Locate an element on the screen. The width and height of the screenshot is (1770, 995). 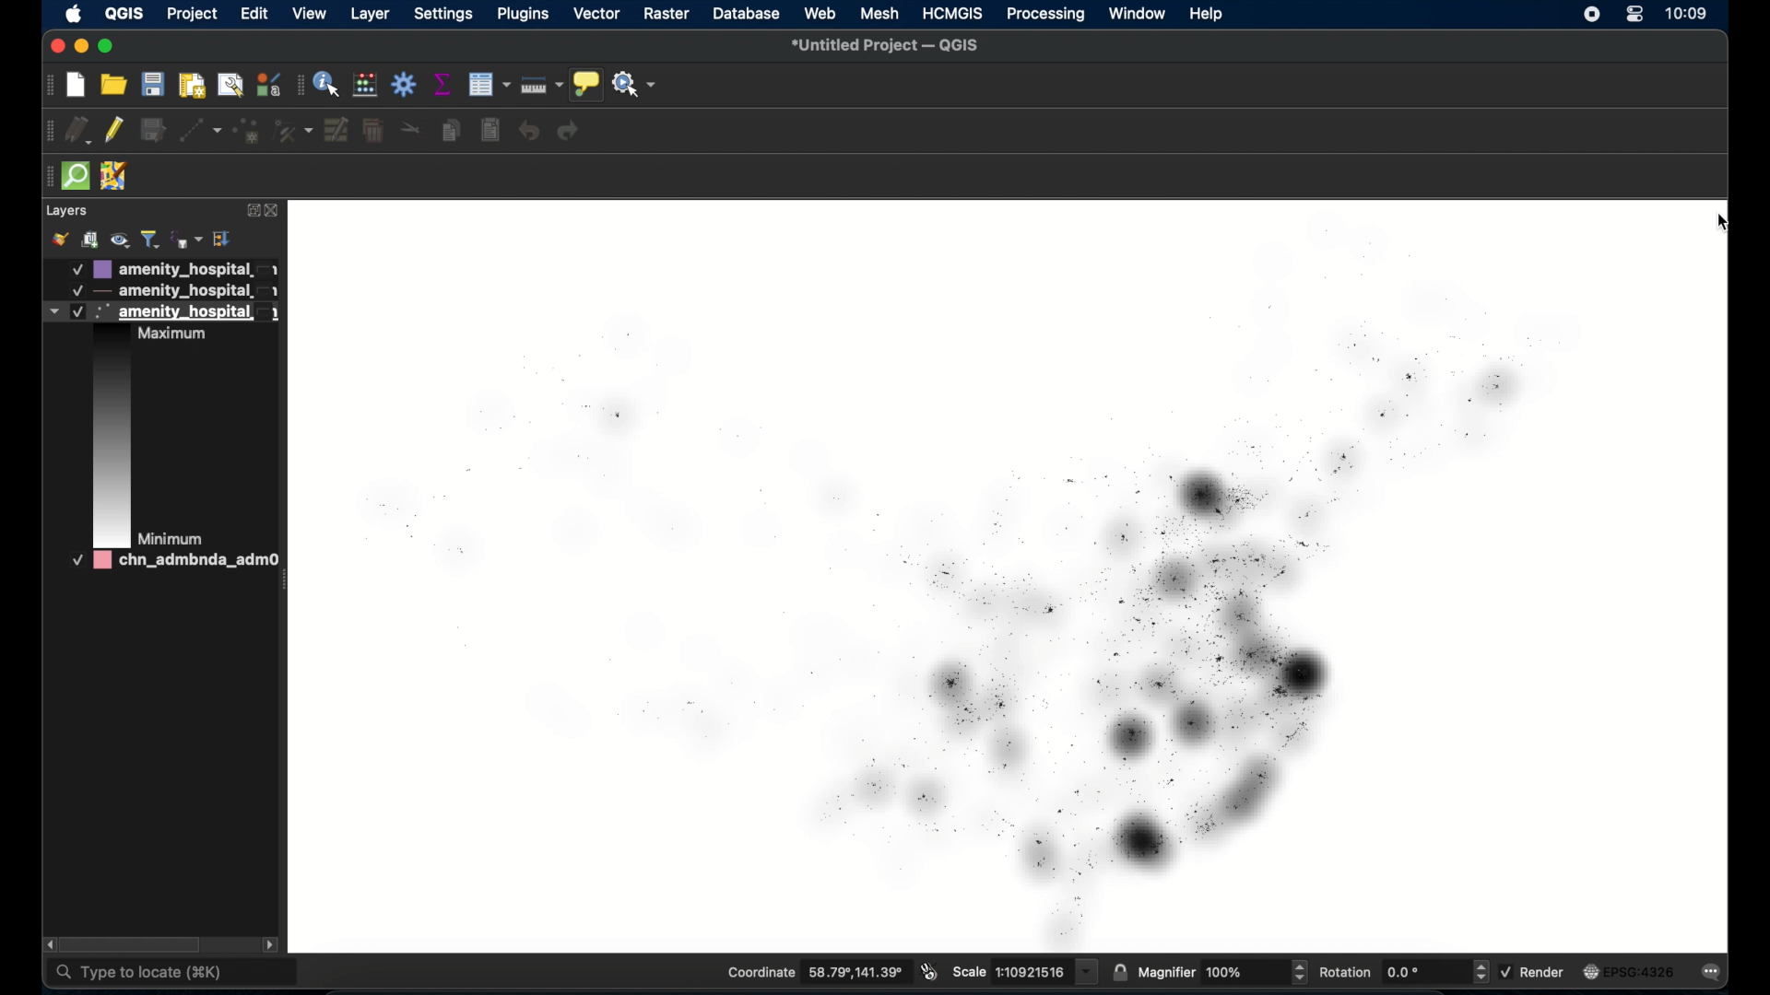
jsom remote is located at coordinates (117, 178).